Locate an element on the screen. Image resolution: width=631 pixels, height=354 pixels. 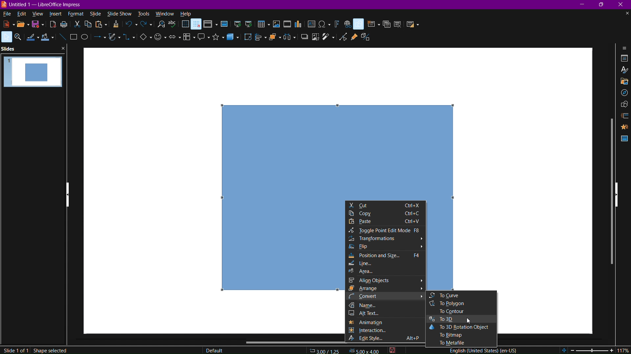
Arrange is located at coordinates (385, 289).